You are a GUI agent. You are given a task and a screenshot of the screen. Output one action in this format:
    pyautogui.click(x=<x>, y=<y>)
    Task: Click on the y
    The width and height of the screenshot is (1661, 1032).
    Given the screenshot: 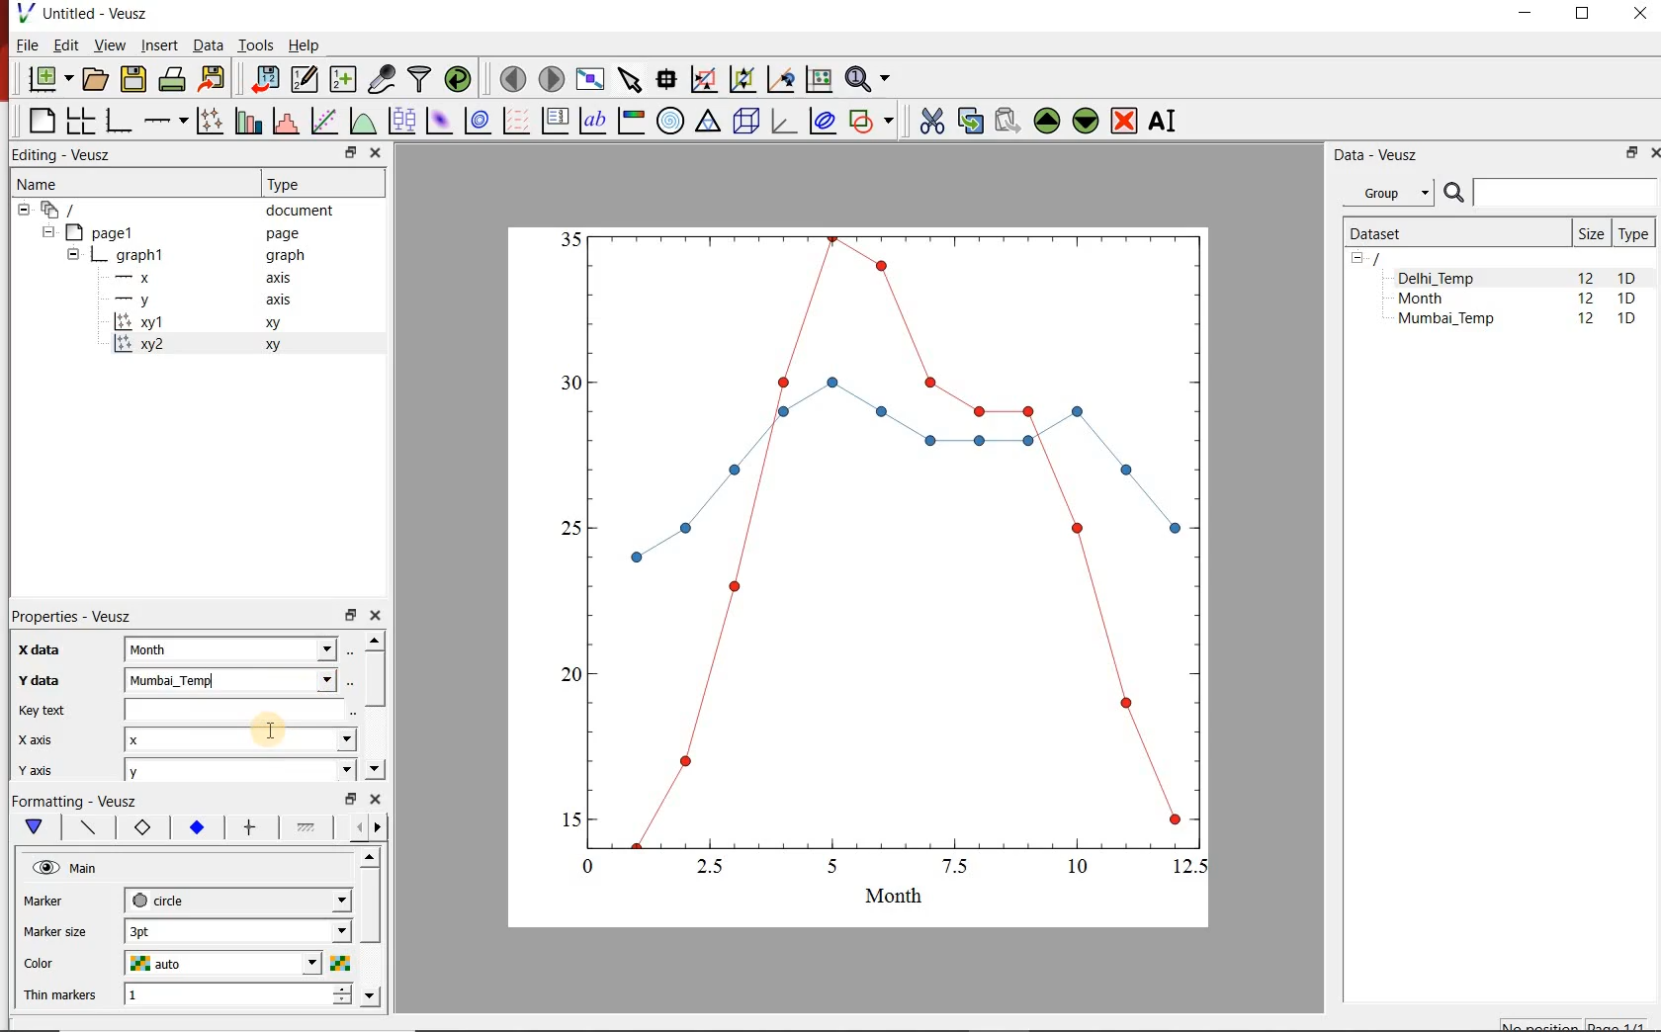 What is the action you would take?
    pyautogui.click(x=239, y=772)
    